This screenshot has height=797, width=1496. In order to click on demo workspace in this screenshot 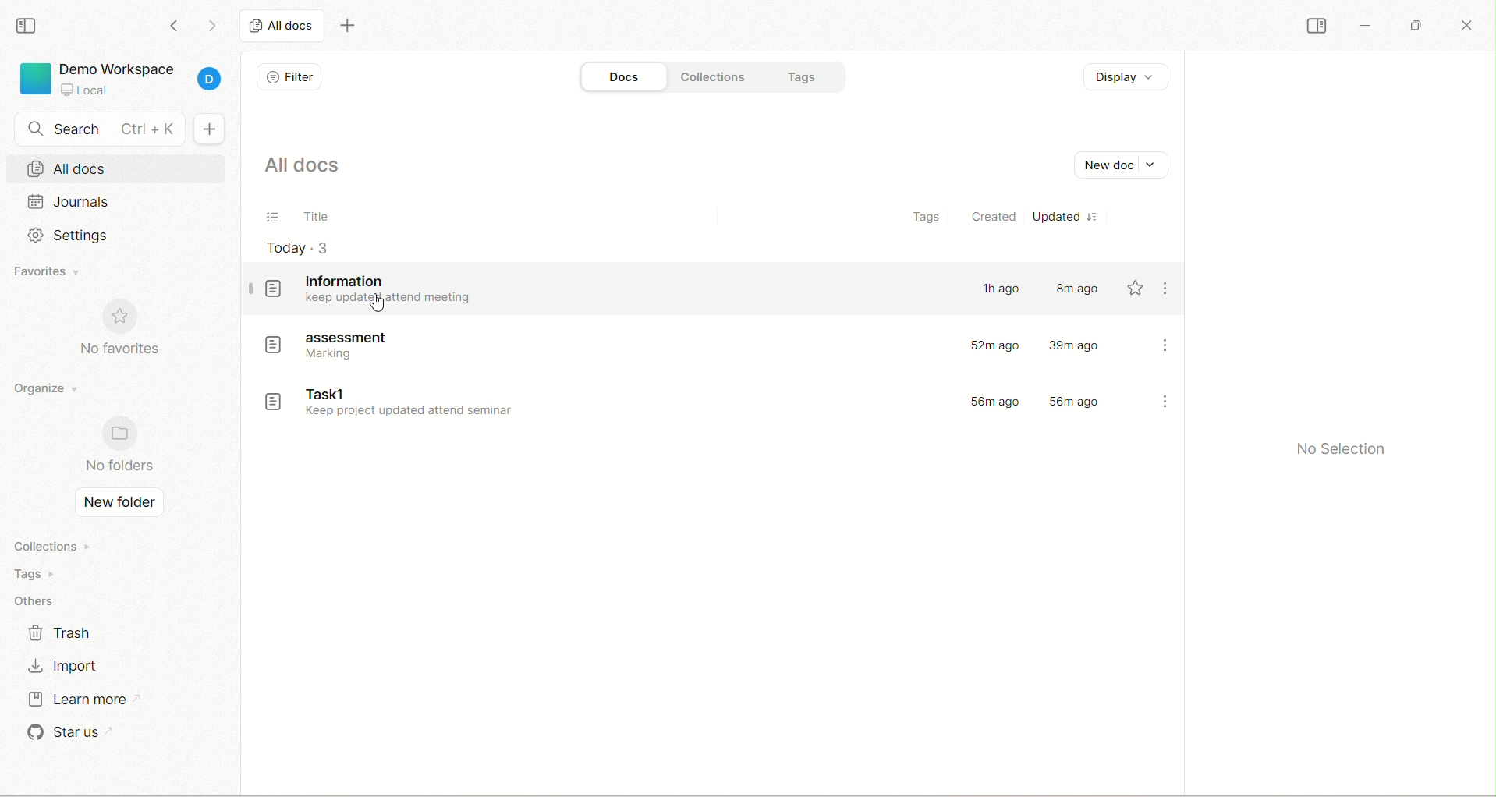, I will do `click(116, 66)`.